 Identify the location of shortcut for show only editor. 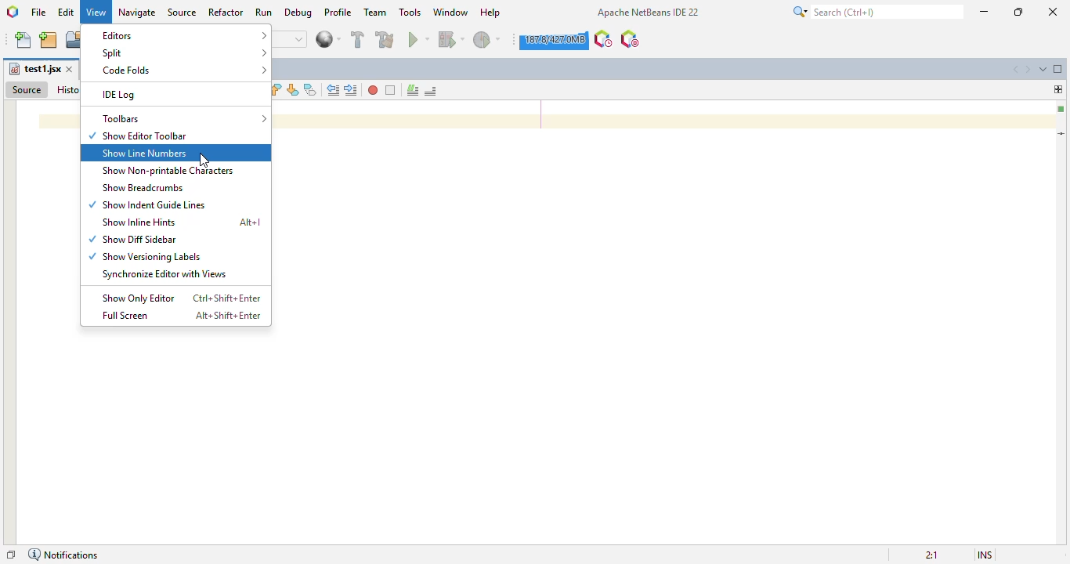
(226, 298).